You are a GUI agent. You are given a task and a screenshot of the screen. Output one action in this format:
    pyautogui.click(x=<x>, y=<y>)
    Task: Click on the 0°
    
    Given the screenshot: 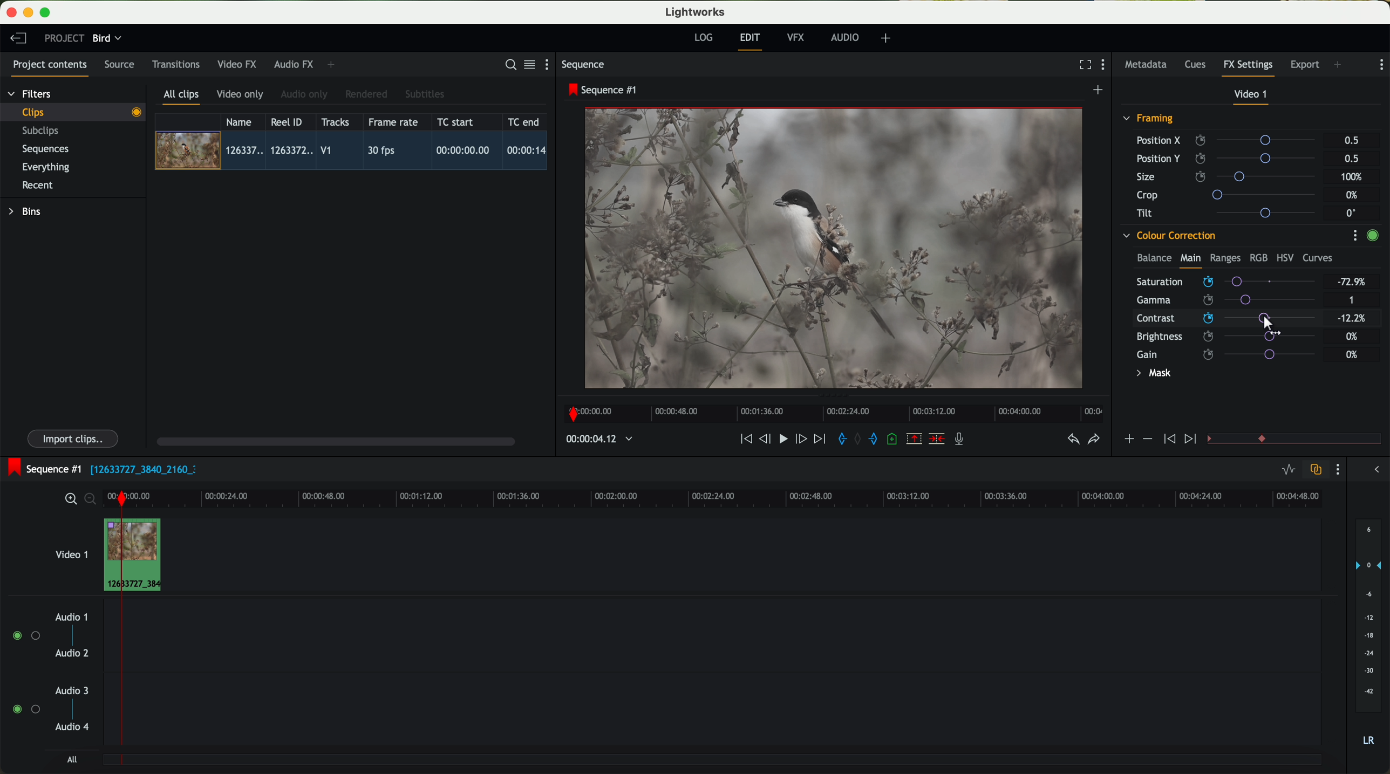 What is the action you would take?
    pyautogui.click(x=1352, y=213)
    